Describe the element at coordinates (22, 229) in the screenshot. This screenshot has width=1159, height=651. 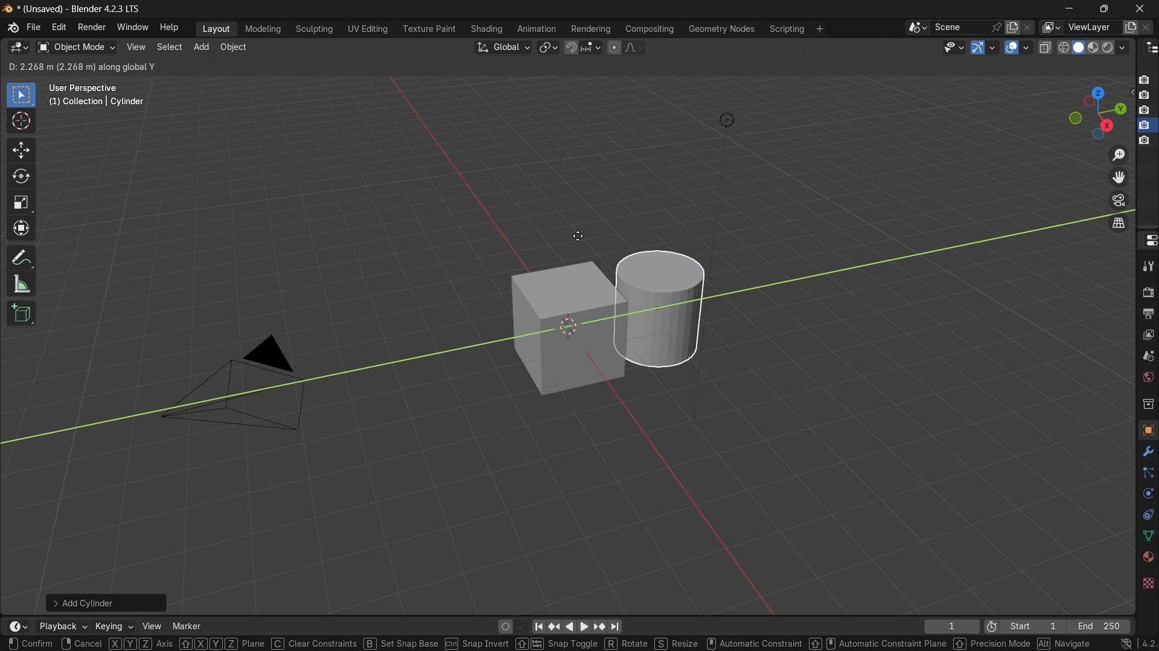
I see `transform` at that location.